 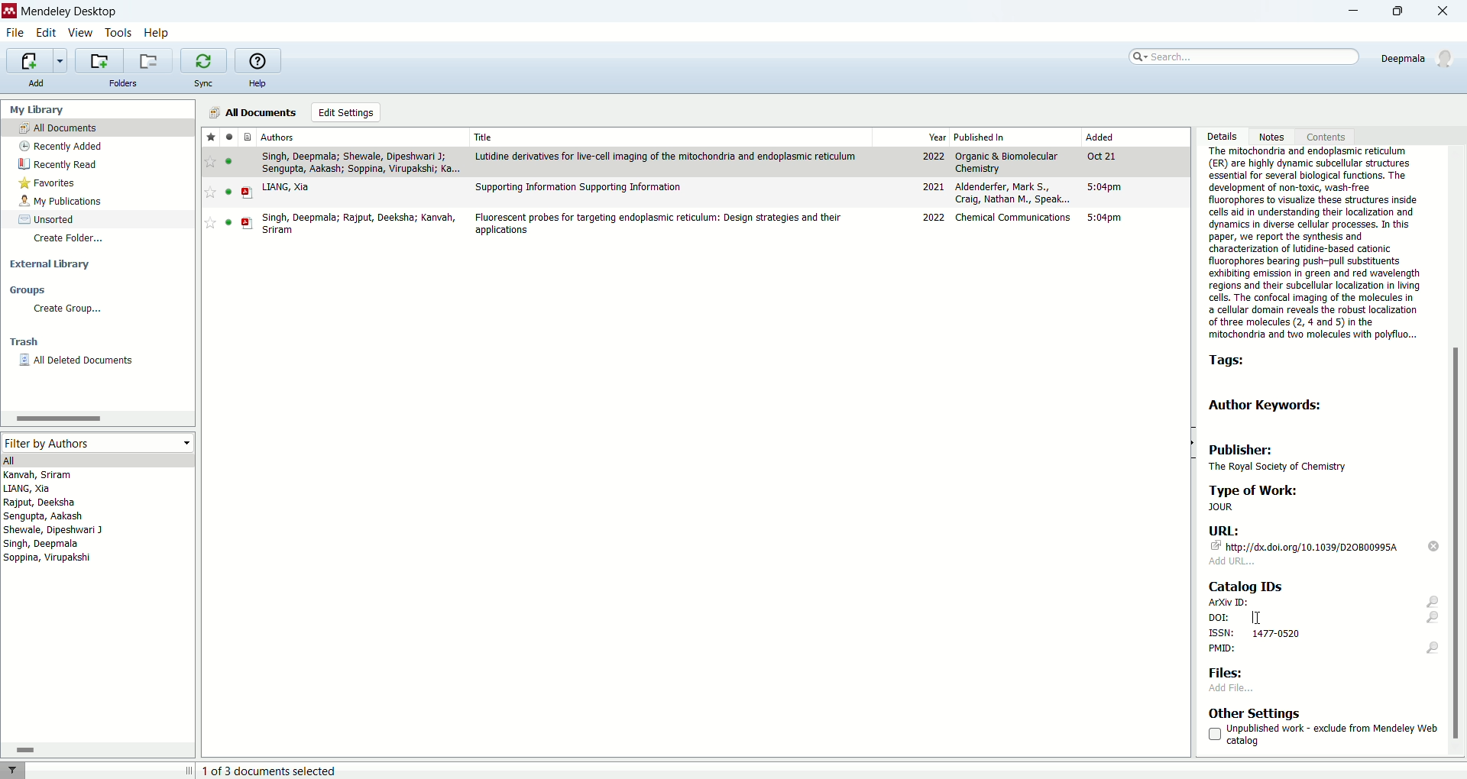 What do you see at coordinates (69, 309) in the screenshot?
I see `create group` at bounding box center [69, 309].